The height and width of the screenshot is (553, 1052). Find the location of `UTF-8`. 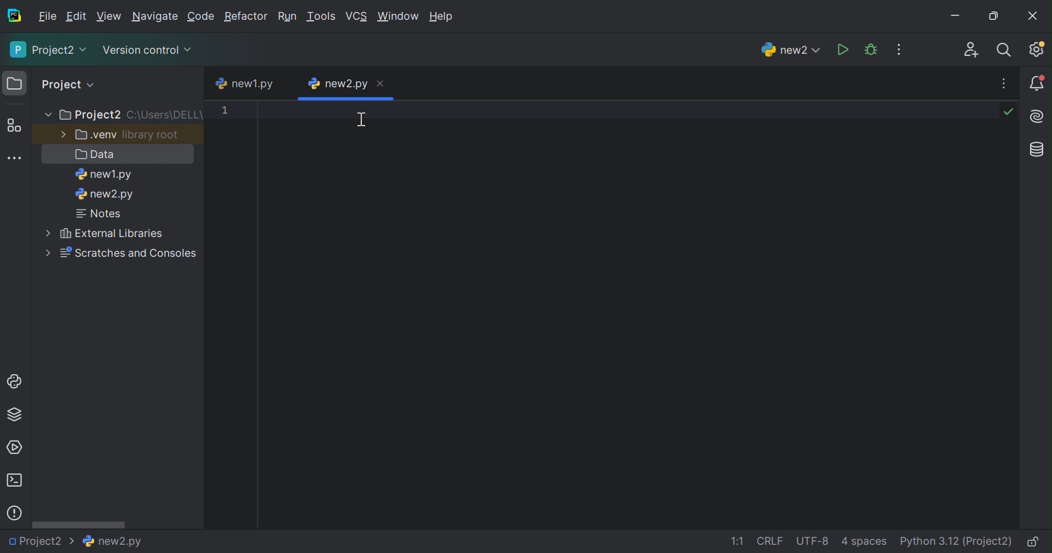

UTF-8 is located at coordinates (812, 542).